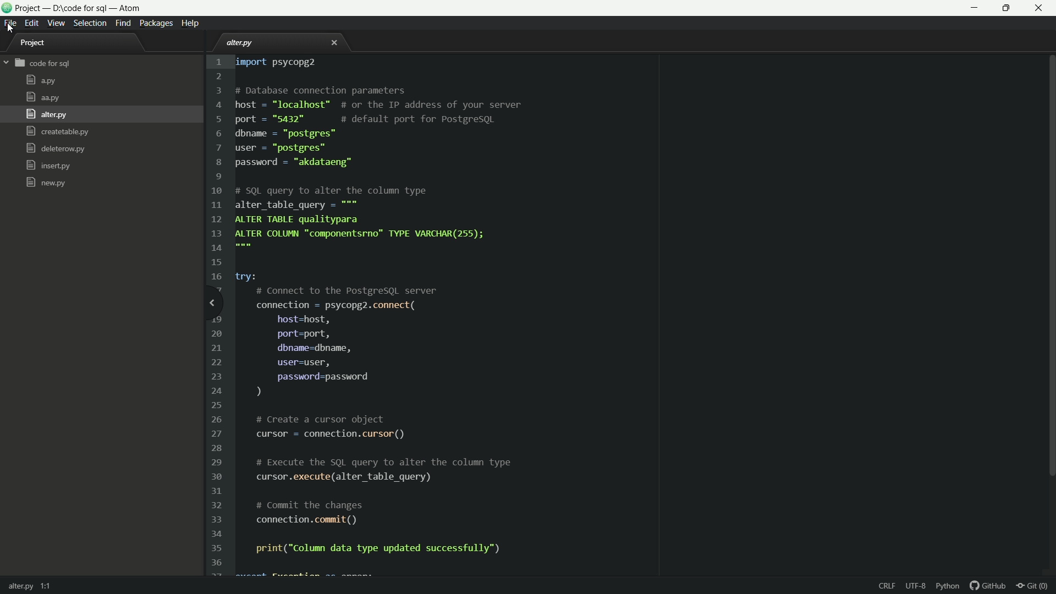  I want to click on project tree, so click(38, 44).